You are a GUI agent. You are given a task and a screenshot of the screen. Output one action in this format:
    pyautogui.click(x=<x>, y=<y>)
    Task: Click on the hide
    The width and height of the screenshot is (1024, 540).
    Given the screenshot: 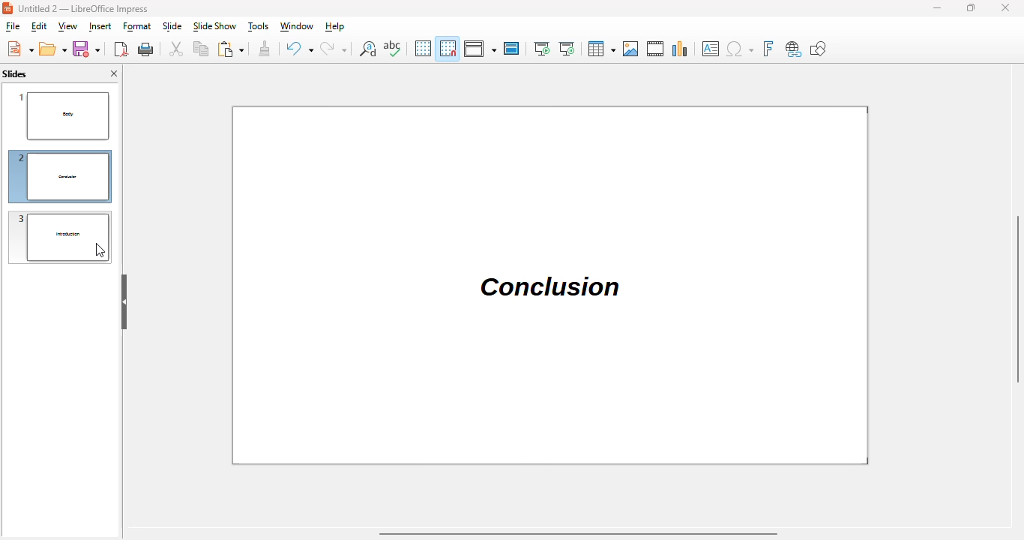 What is the action you would take?
    pyautogui.click(x=124, y=302)
    